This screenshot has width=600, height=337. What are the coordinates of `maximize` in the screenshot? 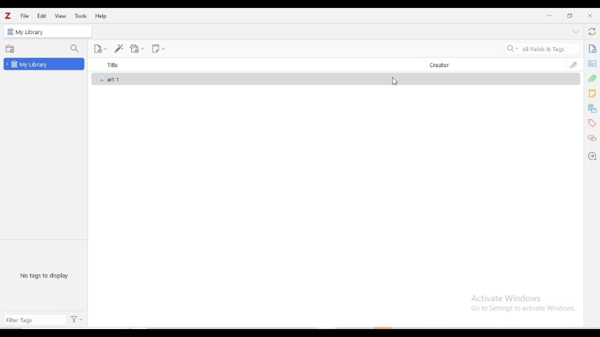 It's located at (569, 15).